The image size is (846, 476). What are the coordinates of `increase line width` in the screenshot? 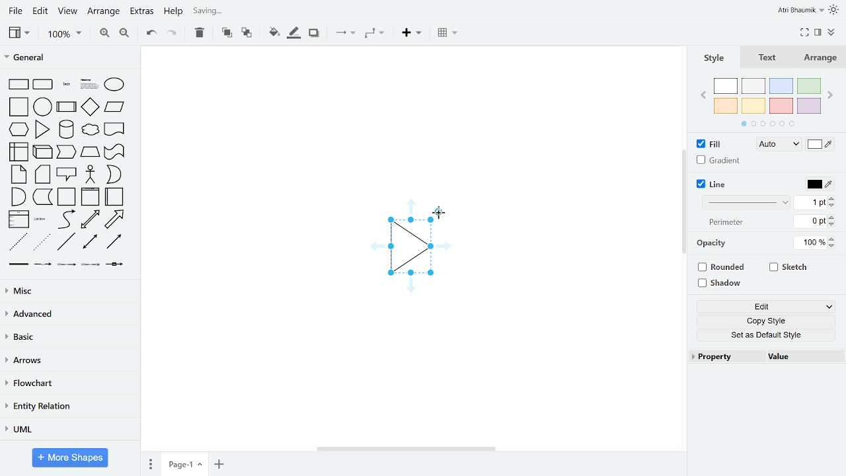 It's located at (831, 198).